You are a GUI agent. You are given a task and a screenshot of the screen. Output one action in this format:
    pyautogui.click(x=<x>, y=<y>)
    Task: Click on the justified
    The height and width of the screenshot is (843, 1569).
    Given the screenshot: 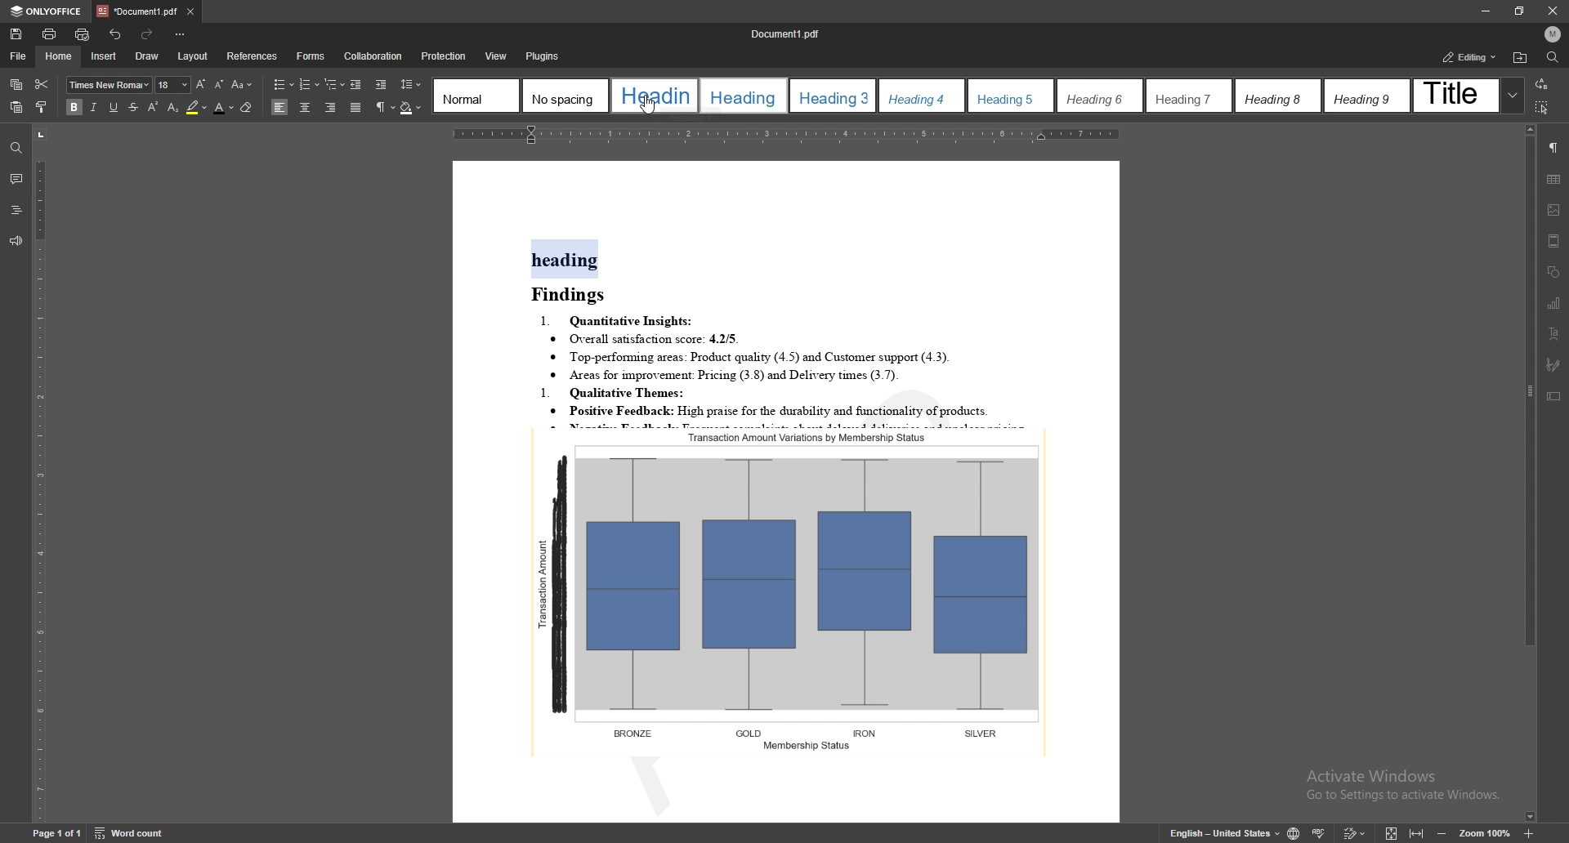 What is the action you would take?
    pyautogui.click(x=356, y=108)
    